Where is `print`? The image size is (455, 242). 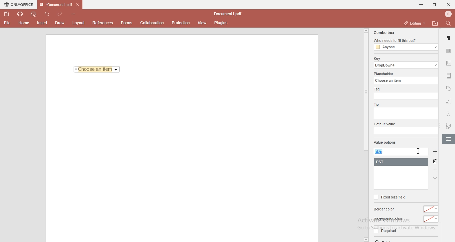
print is located at coordinates (20, 13).